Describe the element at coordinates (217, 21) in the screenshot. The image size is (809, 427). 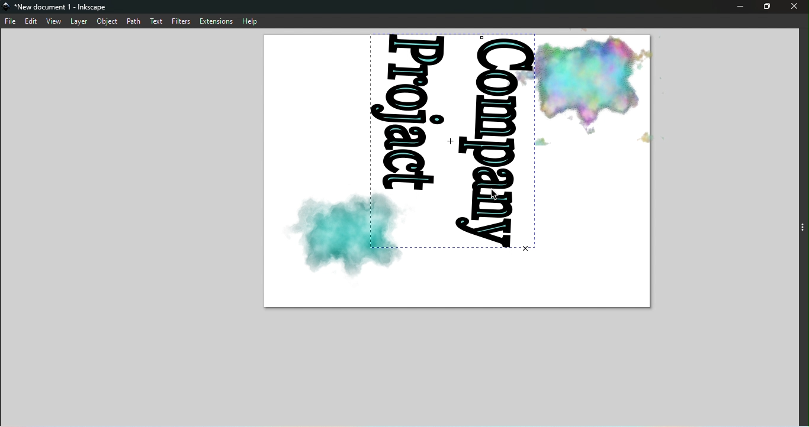
I see `Extensions` at that location.